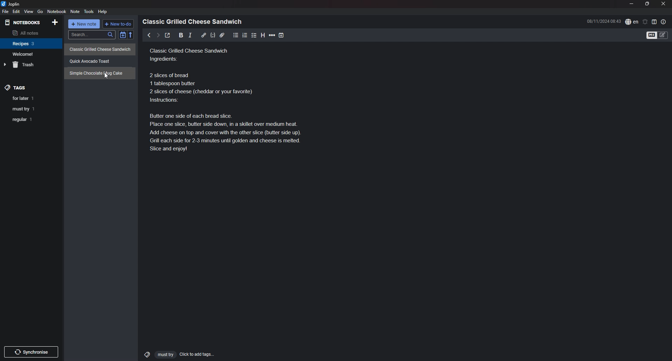  Describe the element at coordinates (16, 12) in the screenshot. I see `edit` at that location.